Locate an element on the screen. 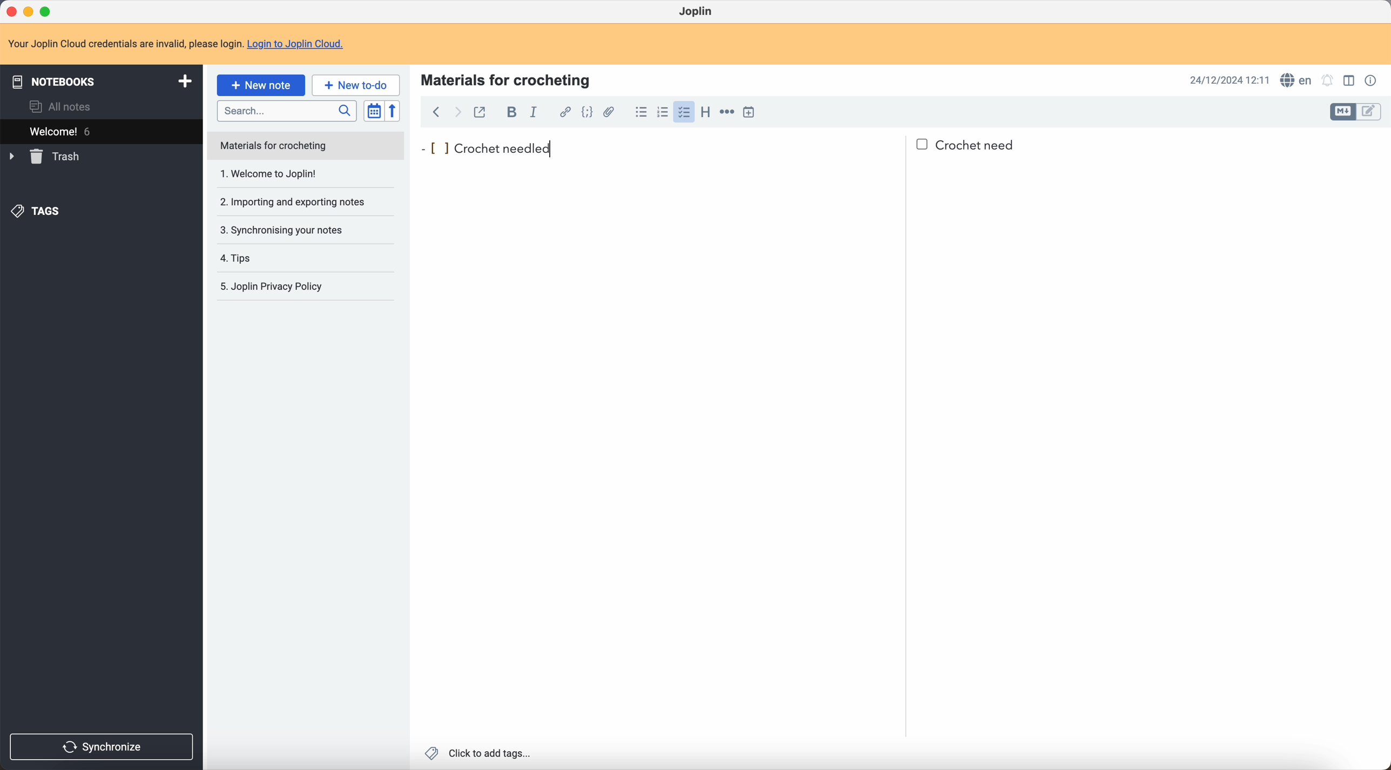 This screenshot has height=770, width=1391. 1. Welcome to Joplin! is located at coordinates (299, 175).